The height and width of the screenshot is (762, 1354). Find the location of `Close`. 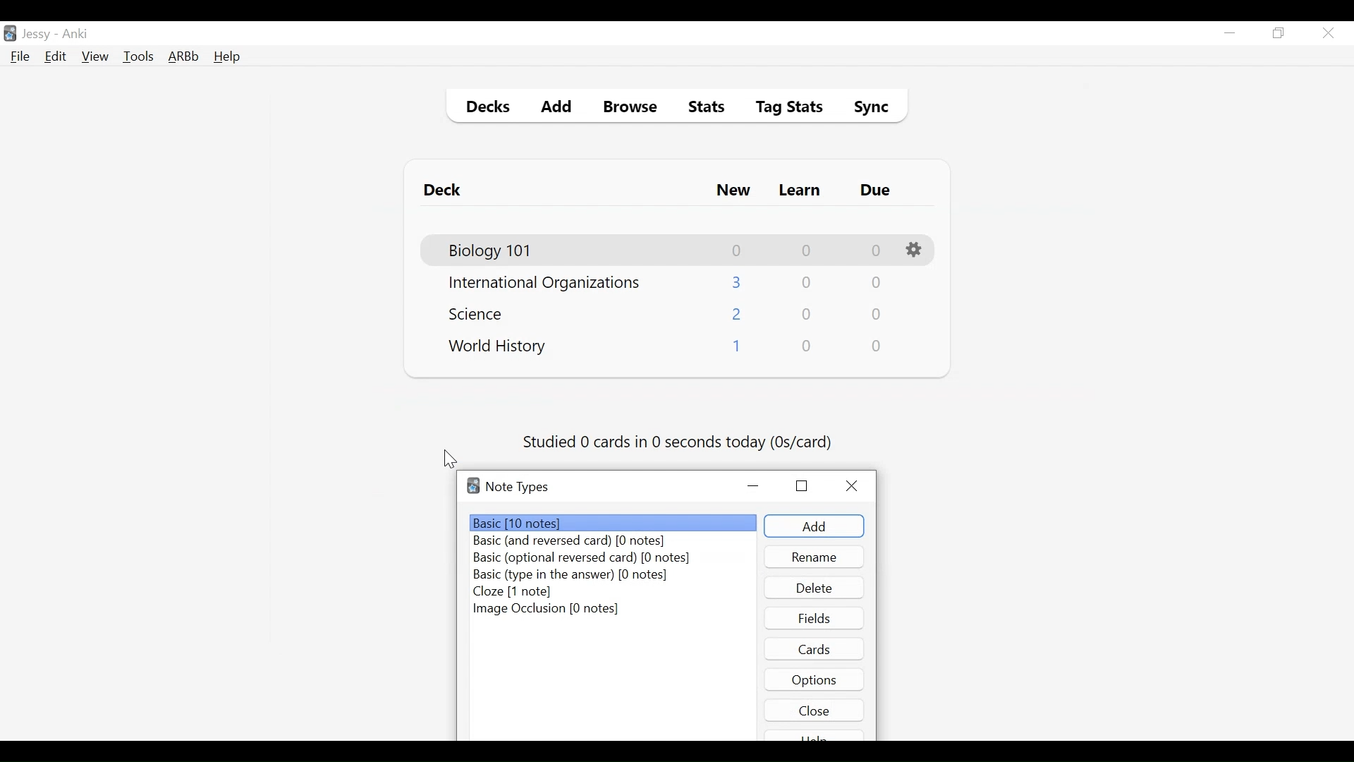

Close is located at coordinates (815, 710).